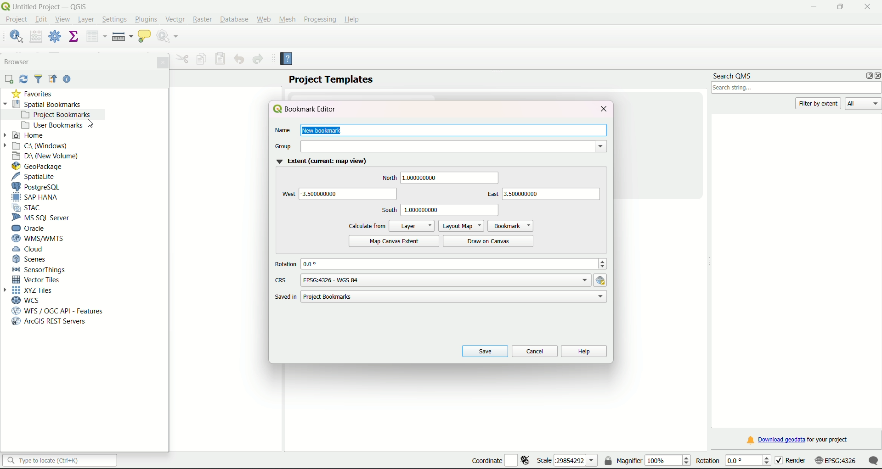 This screenshot has width=882, height=469. I want to click on CRS, so click(282, 280).